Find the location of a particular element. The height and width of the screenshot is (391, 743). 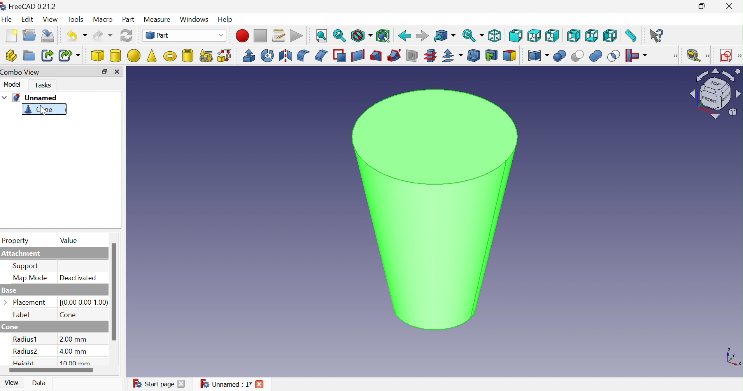

Value is located at coordinates (70, 241).